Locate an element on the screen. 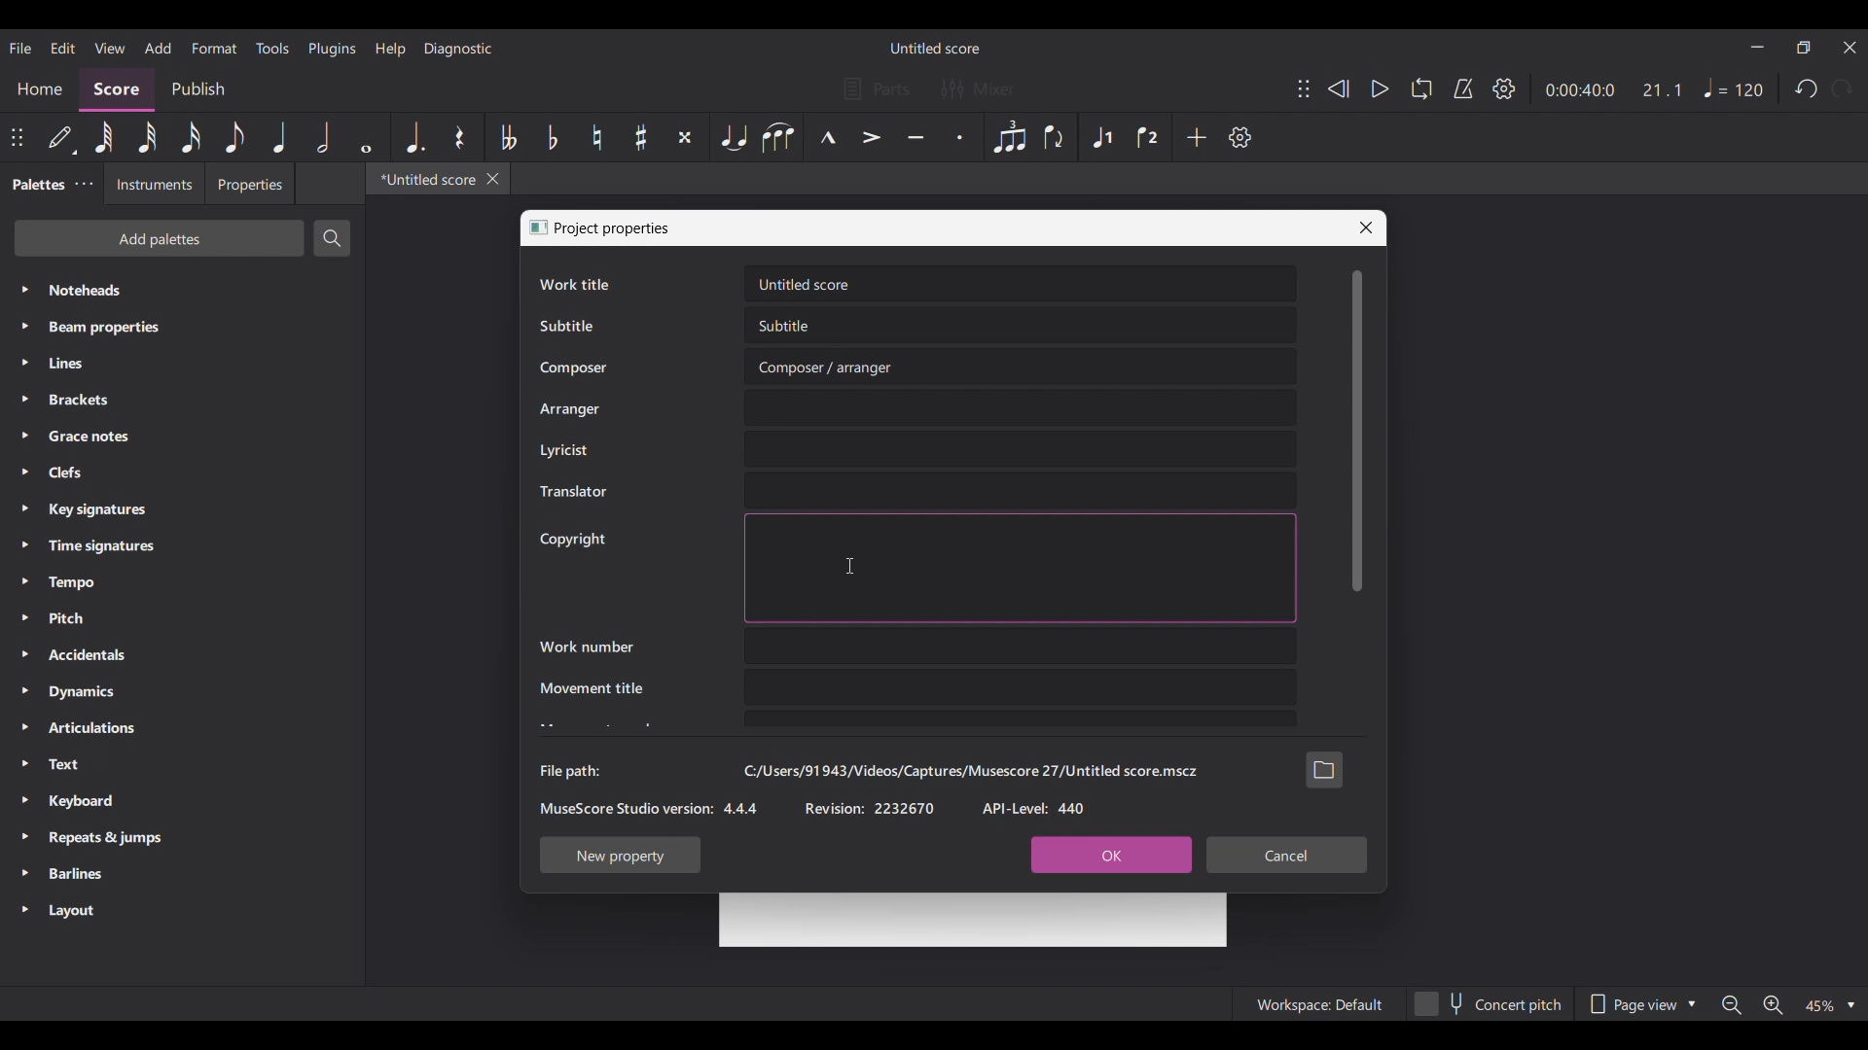 The width and height of the screenshot is (1868, 1050). Change position is located at coordinates (1305, 88).